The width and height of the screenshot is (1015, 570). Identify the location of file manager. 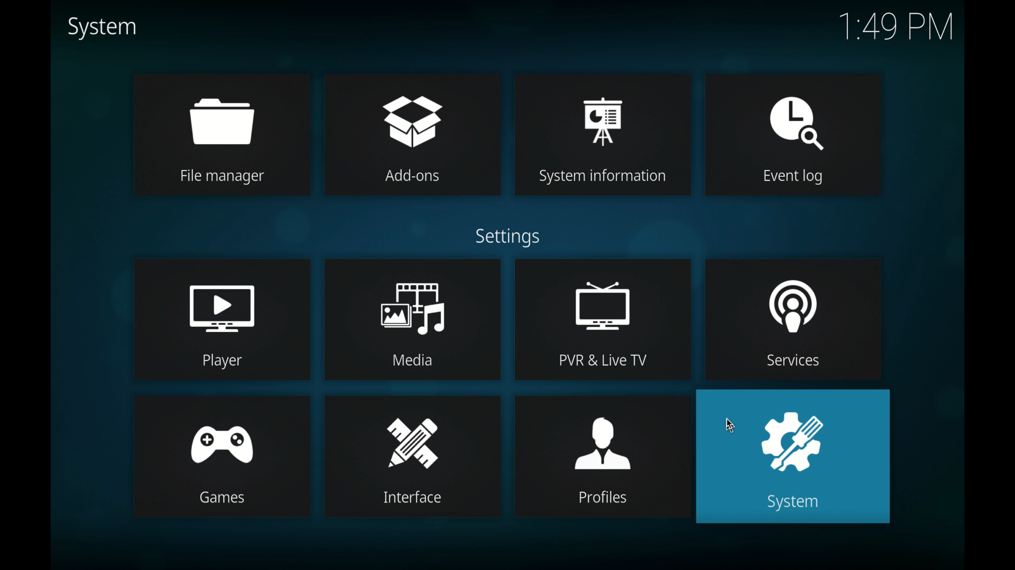
(220, 134).